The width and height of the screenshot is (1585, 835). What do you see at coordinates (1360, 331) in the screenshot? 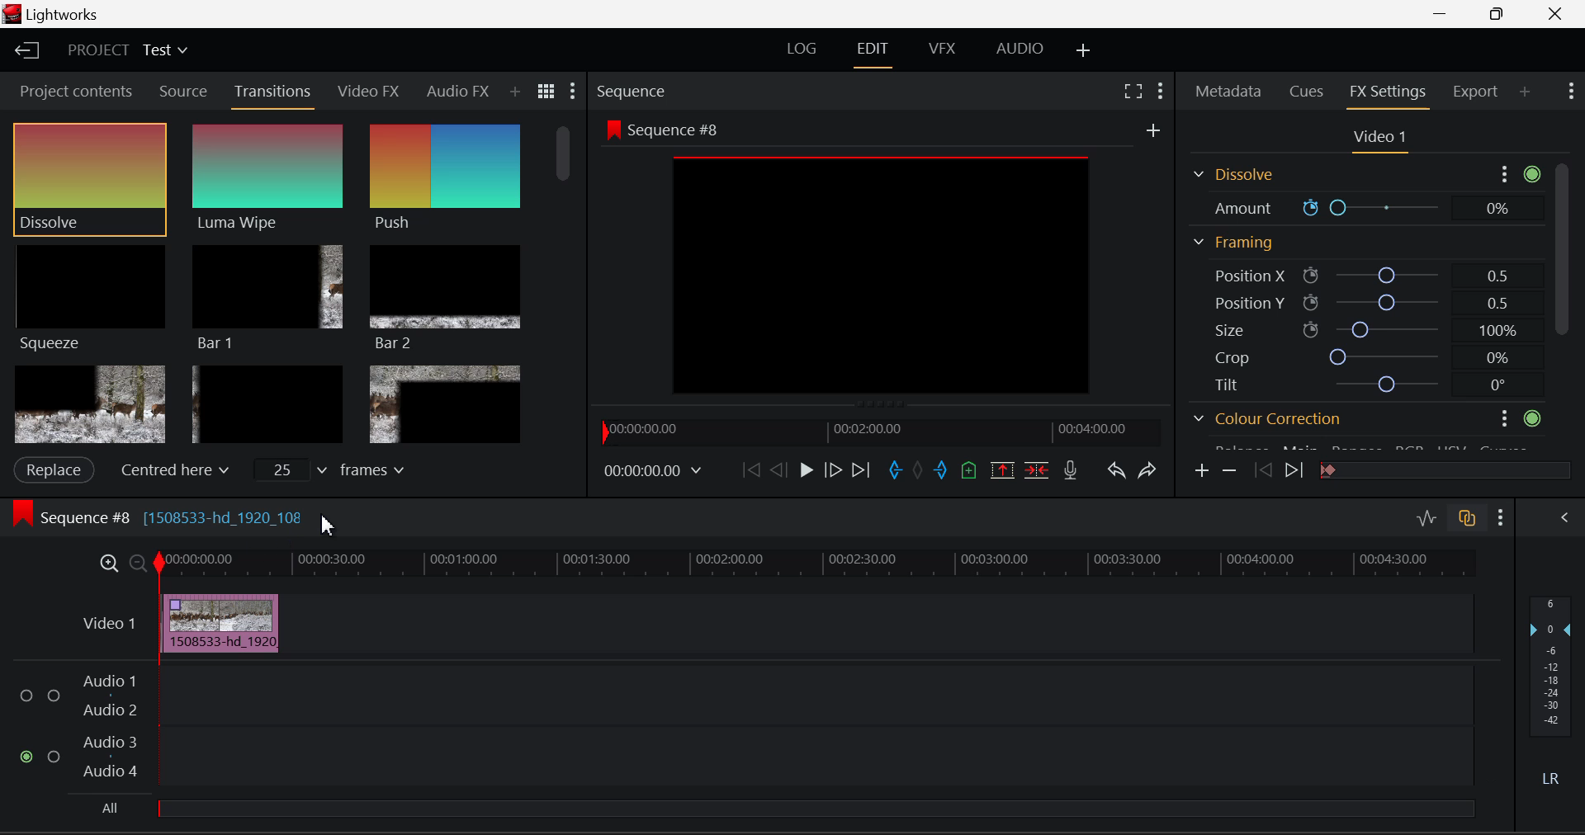
I see `Size` at bounding box center [1360, 331].